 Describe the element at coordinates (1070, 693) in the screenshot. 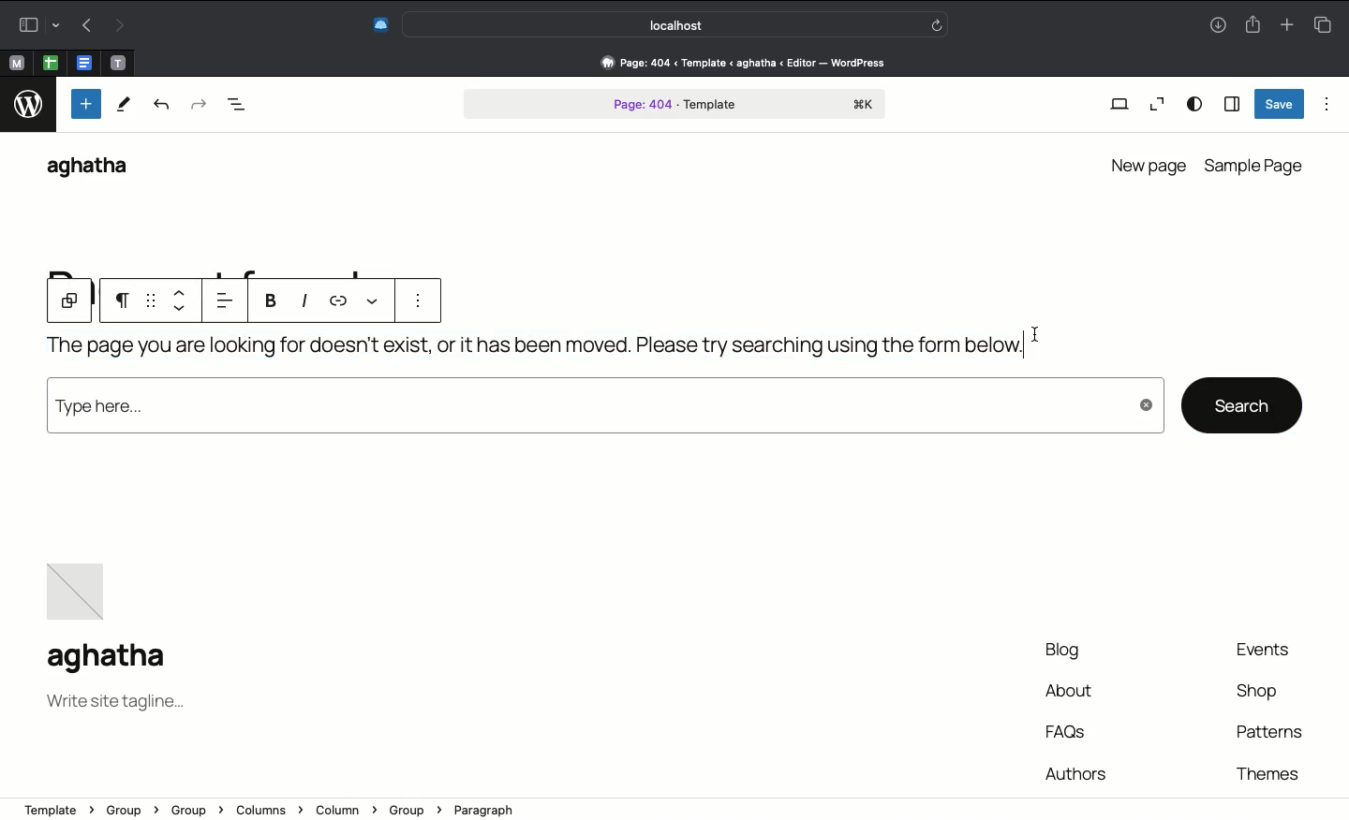

I see `About` at that location.